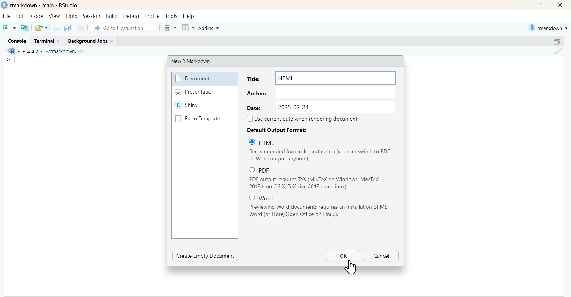 The width and height of the screenshot is (571, 297). I want to click on OK, so click(343, 255).